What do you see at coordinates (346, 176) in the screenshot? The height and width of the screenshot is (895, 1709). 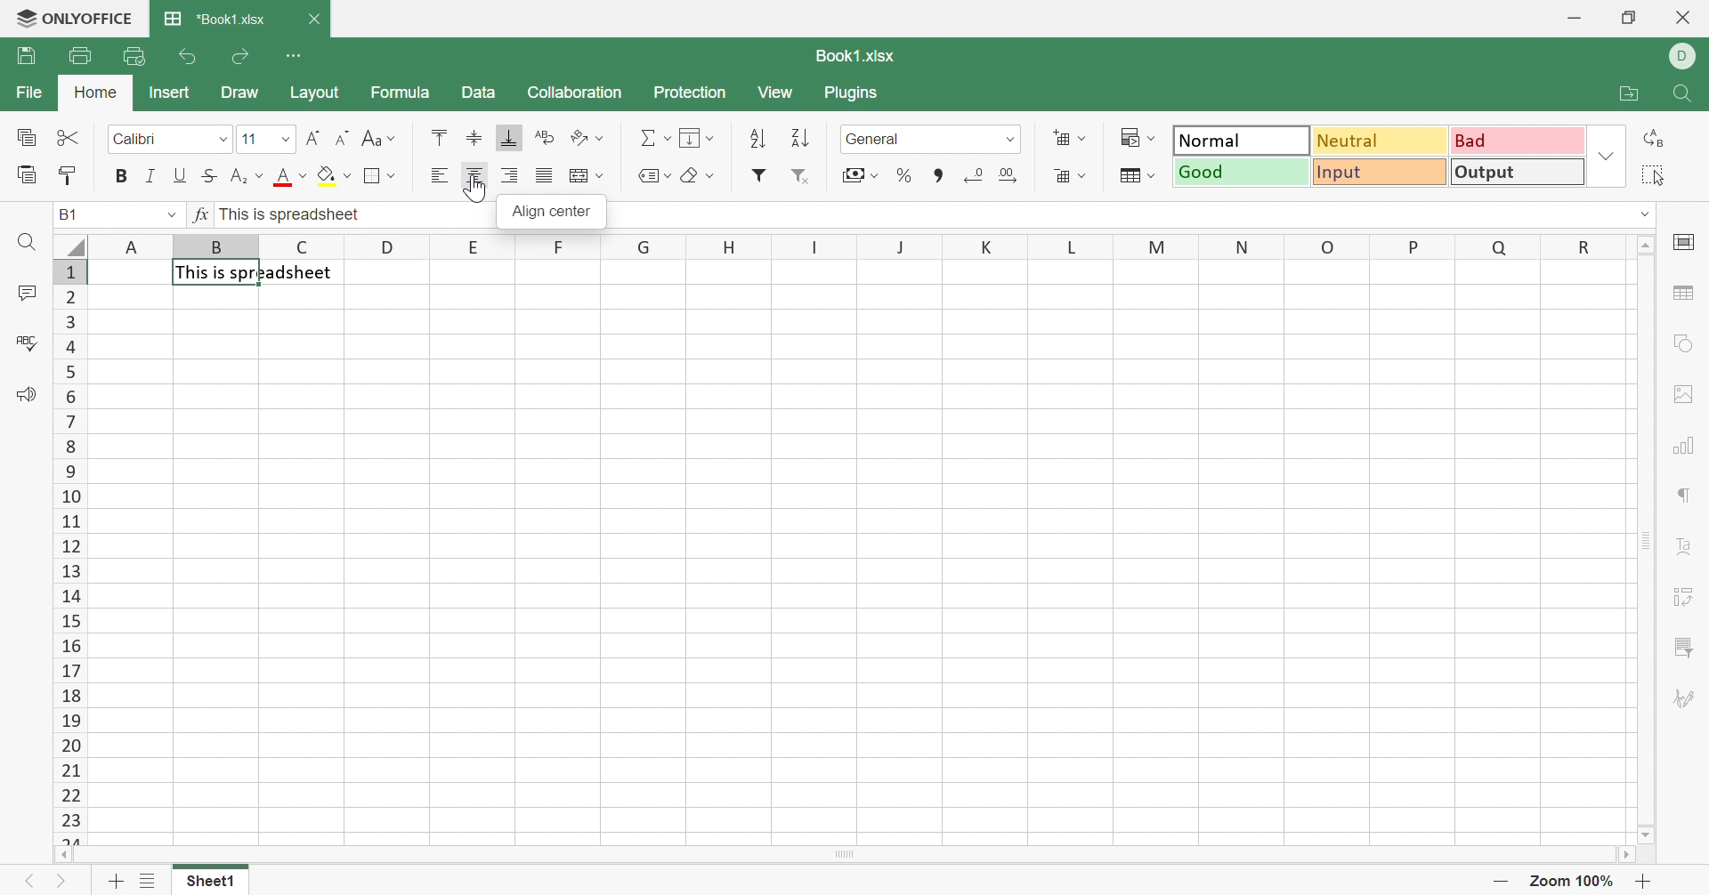 I see `Drop Down` at bounding box center [346, 176].